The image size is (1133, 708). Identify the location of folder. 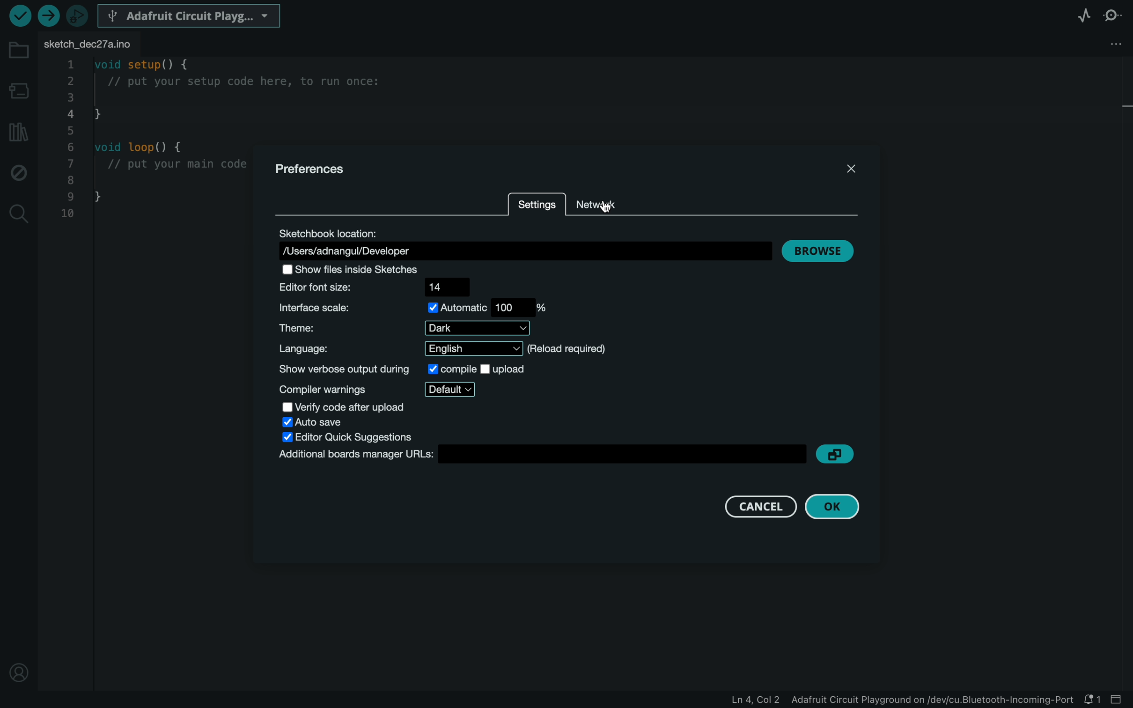
(19, 51).